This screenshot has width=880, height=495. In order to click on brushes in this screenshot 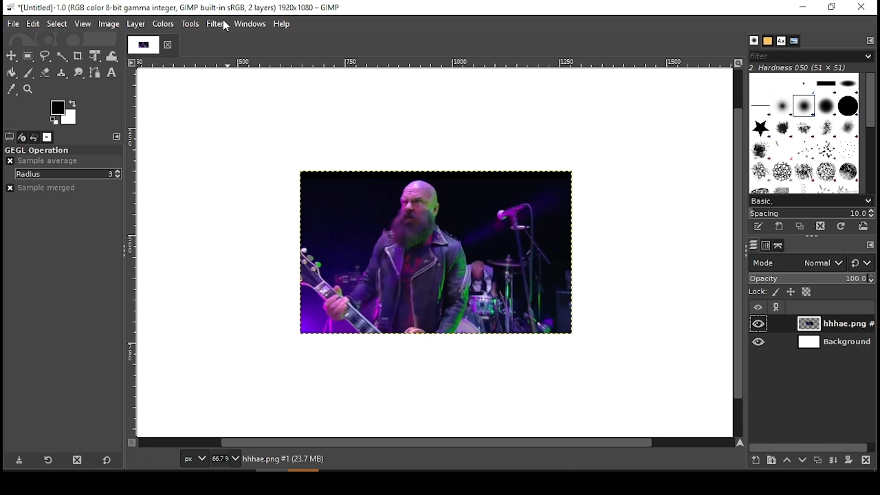, I will do `click(805, 133)`.